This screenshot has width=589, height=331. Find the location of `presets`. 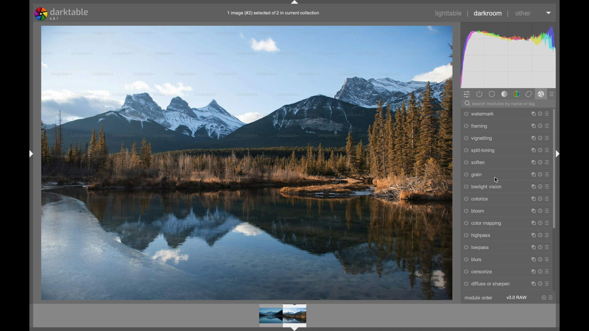

presets is located at coordinates (547, 162).